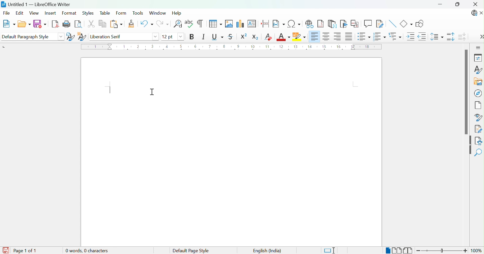 The image size is (484, 254). Describe the element at coordinates (479, 152) in the screenshot. I see `Find` at that location.